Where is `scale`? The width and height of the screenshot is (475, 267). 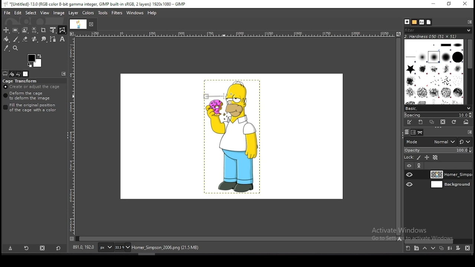
scale is located at coordinates (72, 138).